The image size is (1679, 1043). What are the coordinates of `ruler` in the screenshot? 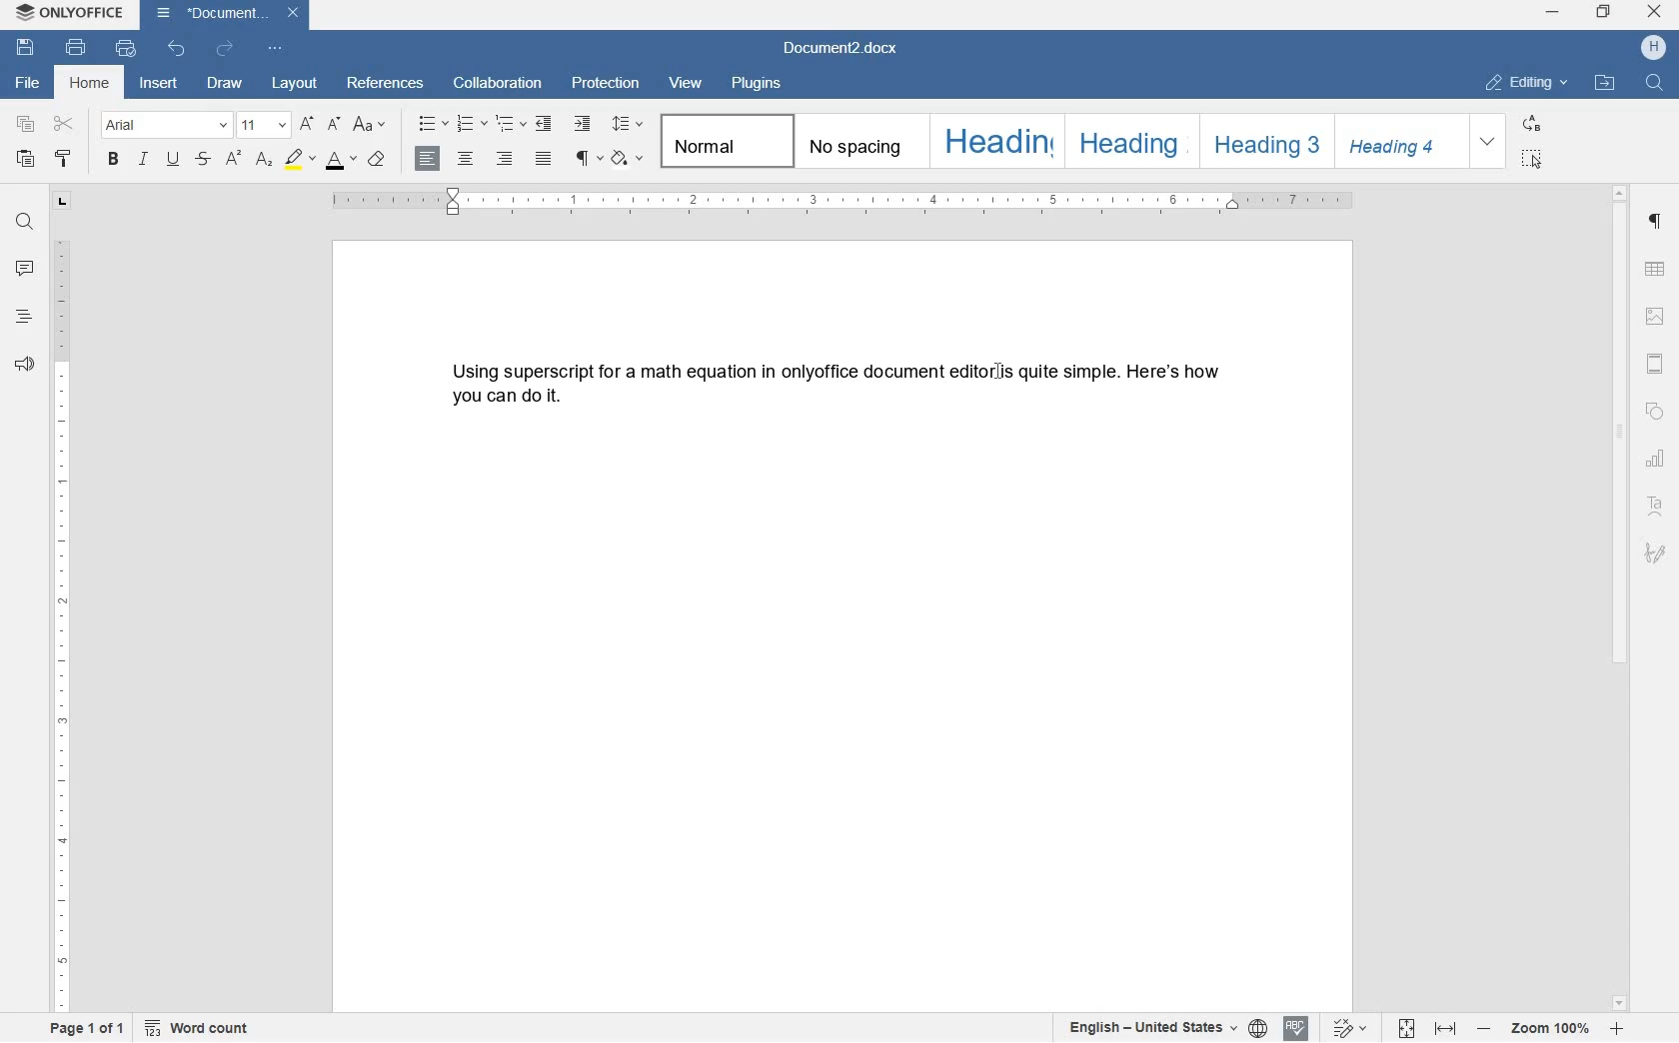 It's located at (63, 628).